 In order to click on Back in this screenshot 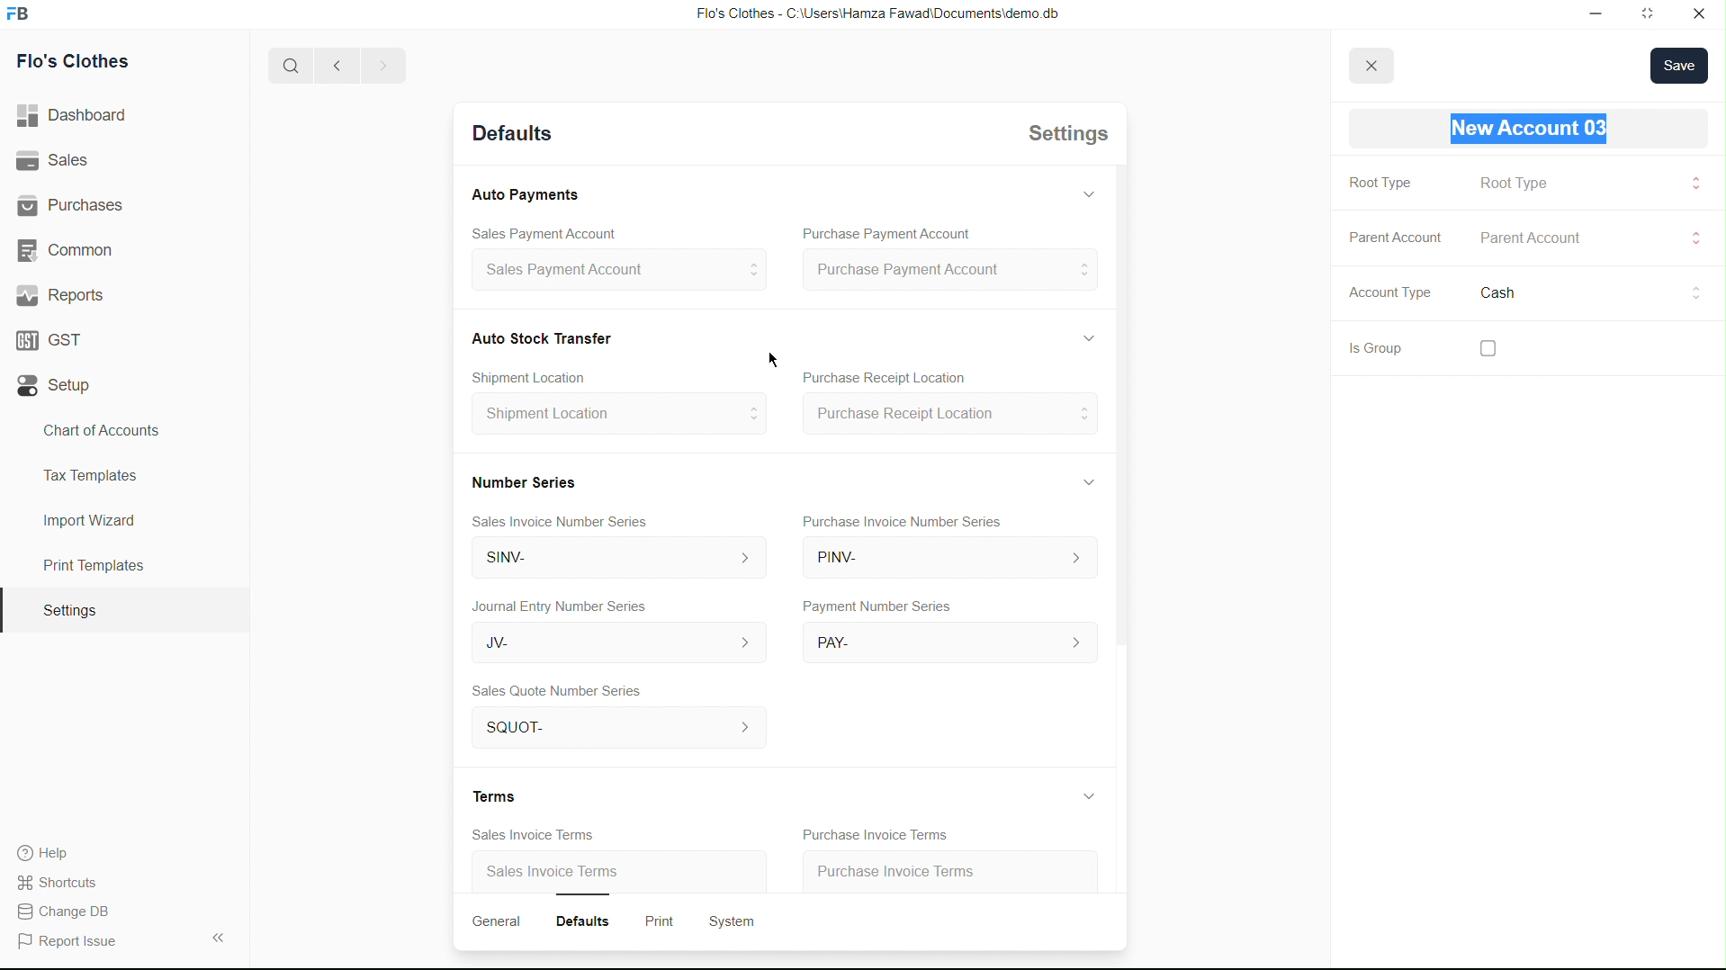, I will do `click(331, 67)`.